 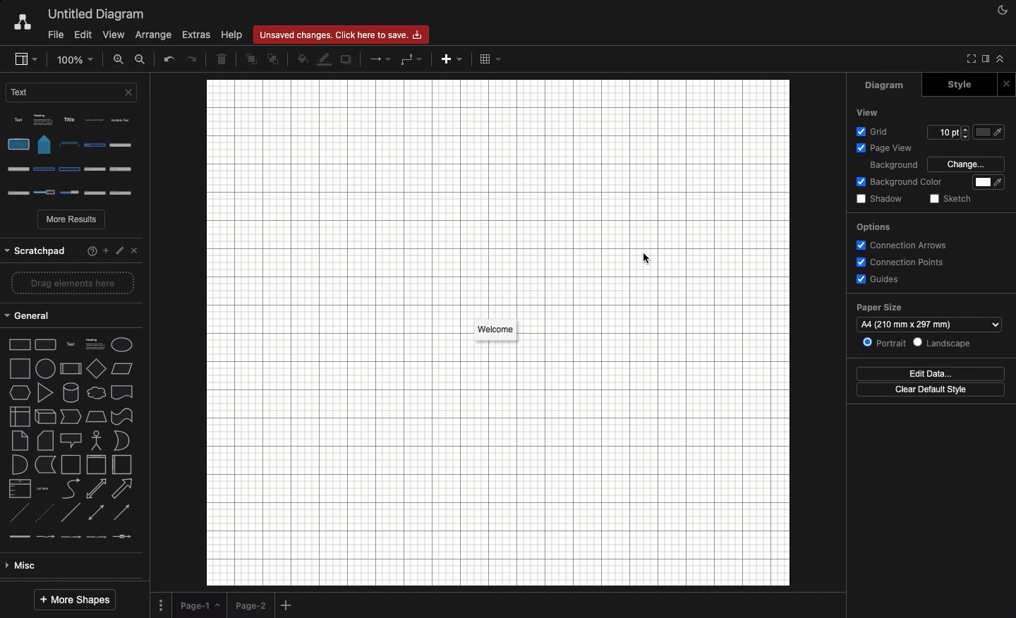 I want to click on Shadow applied, so click(x=495, y=337).